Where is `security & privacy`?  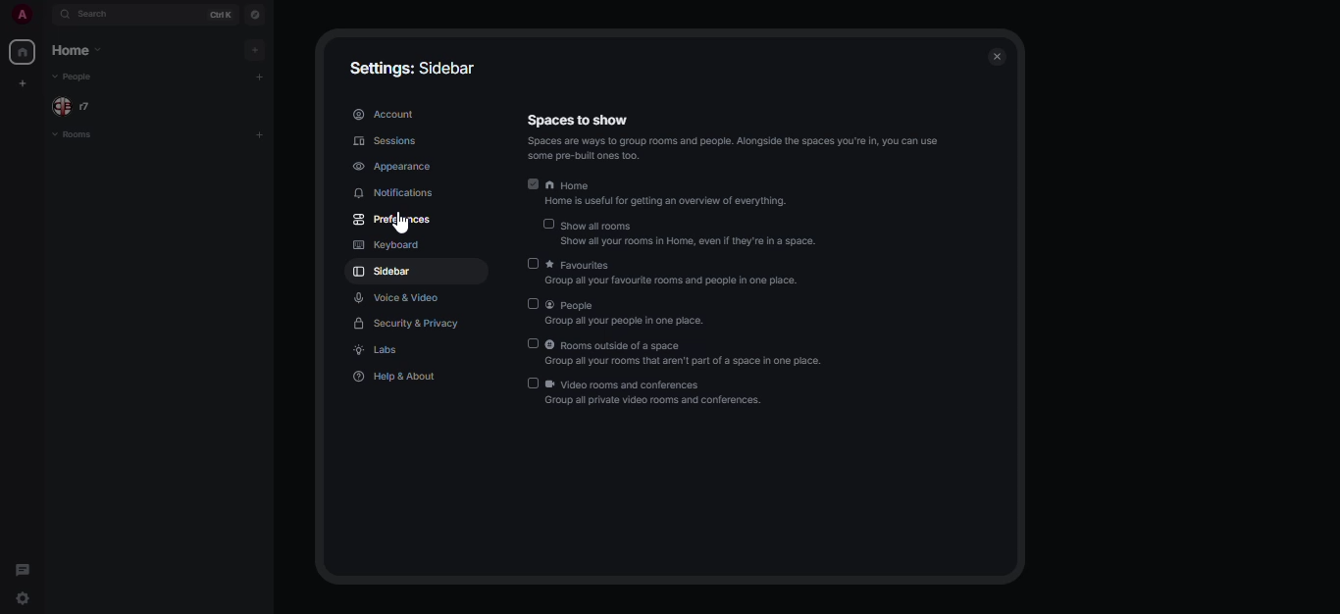
security & privacy is located at coordinates (411, 323).